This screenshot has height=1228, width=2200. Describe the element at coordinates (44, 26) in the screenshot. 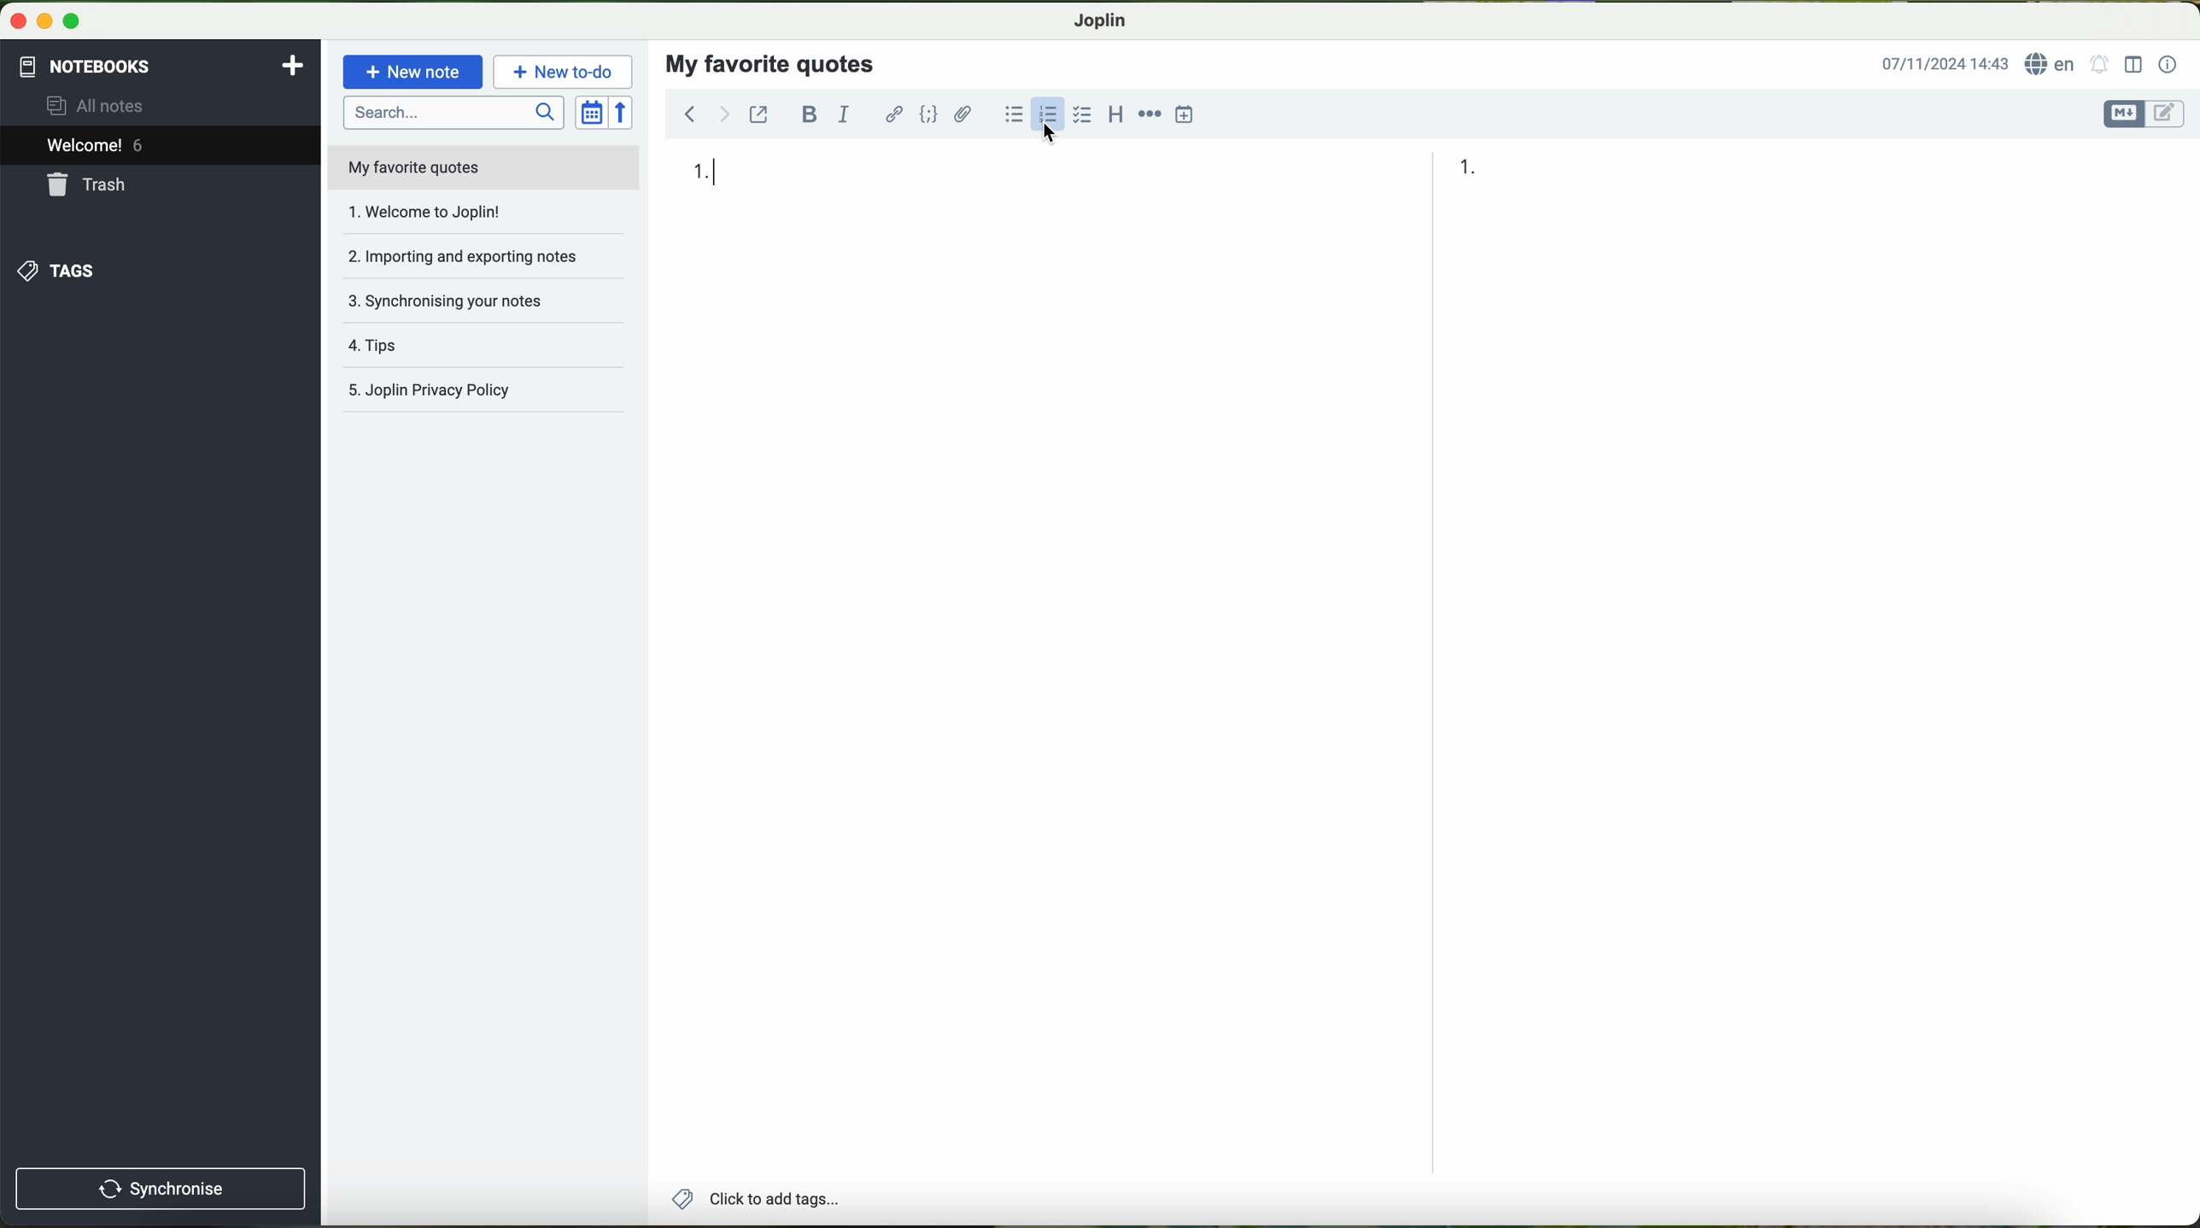

I see `minimize` at that location.